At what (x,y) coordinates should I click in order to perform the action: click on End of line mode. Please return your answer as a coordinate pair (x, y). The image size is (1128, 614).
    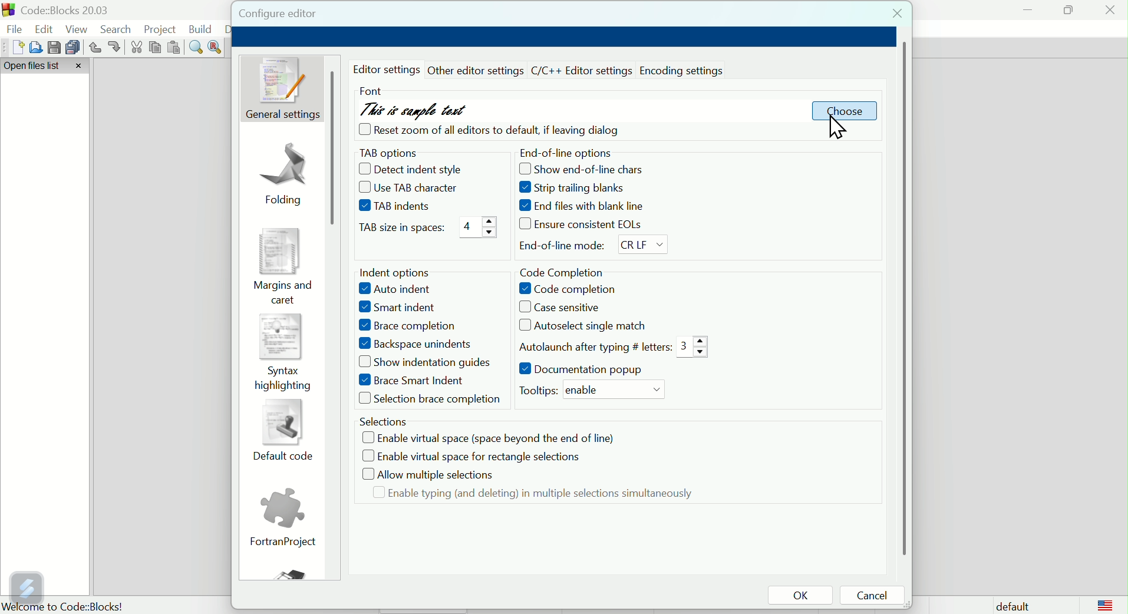
    Looking at the image, I should click on (592, 247).